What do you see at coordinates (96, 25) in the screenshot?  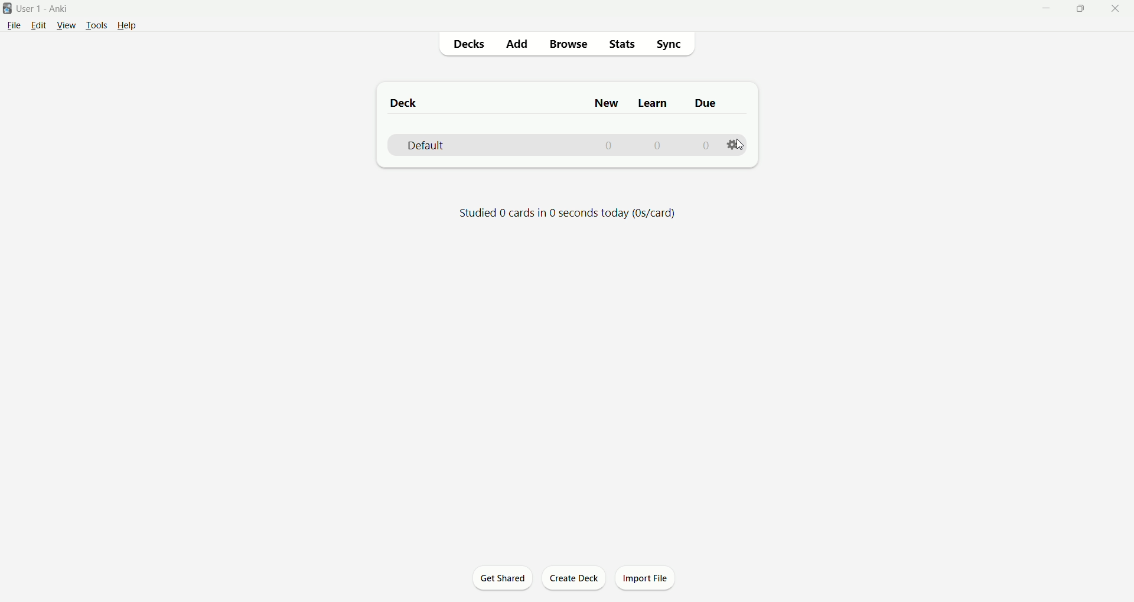 I see `tools` at bounding box center [96, 25].